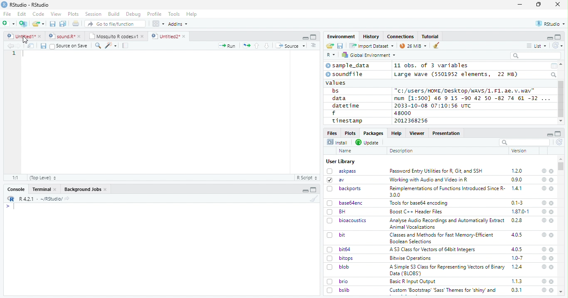  Describe the element at coordinates (524, 142) in the screenshot. I see `search bar` at that location.